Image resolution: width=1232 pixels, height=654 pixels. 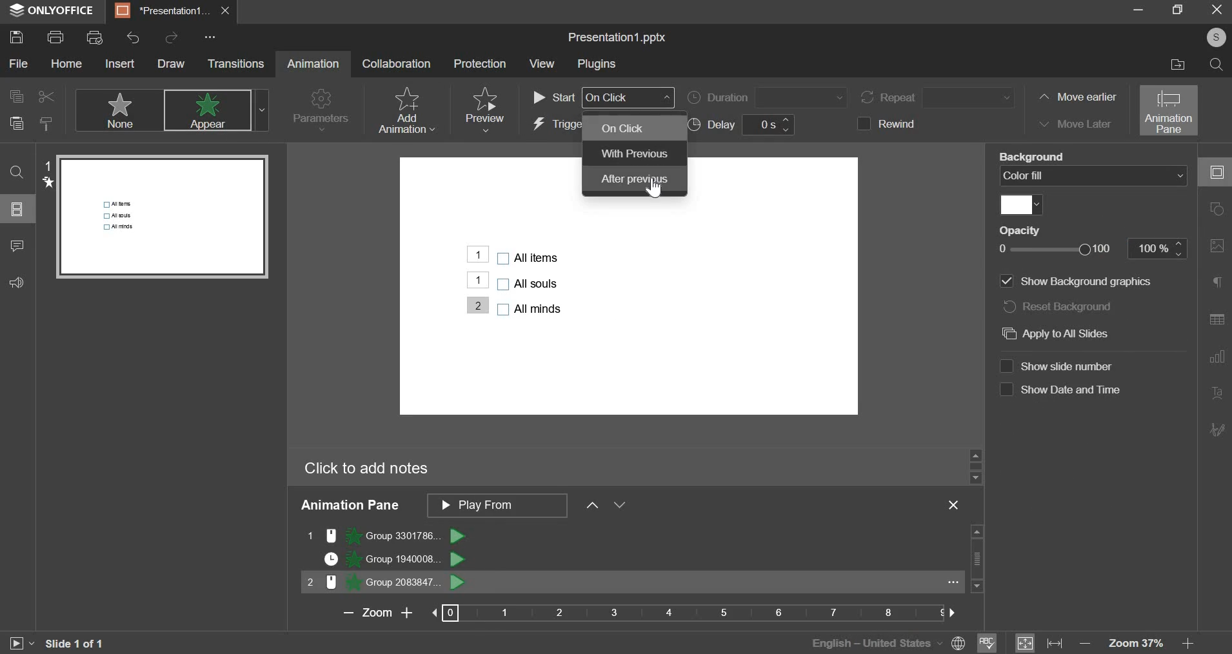 I want to click on draw, so click(x=171, y=64).